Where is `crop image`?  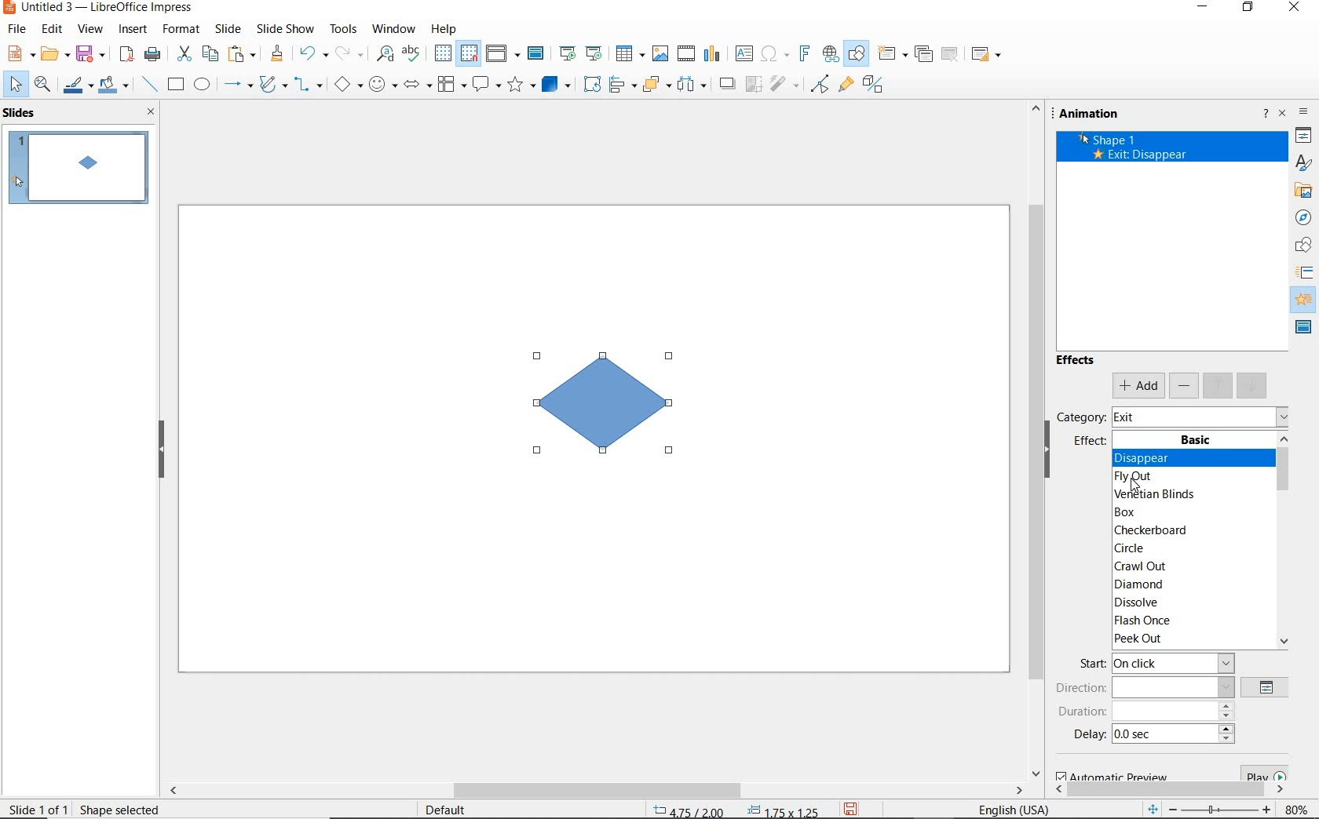
crop image is located at coordinates (754, 85).